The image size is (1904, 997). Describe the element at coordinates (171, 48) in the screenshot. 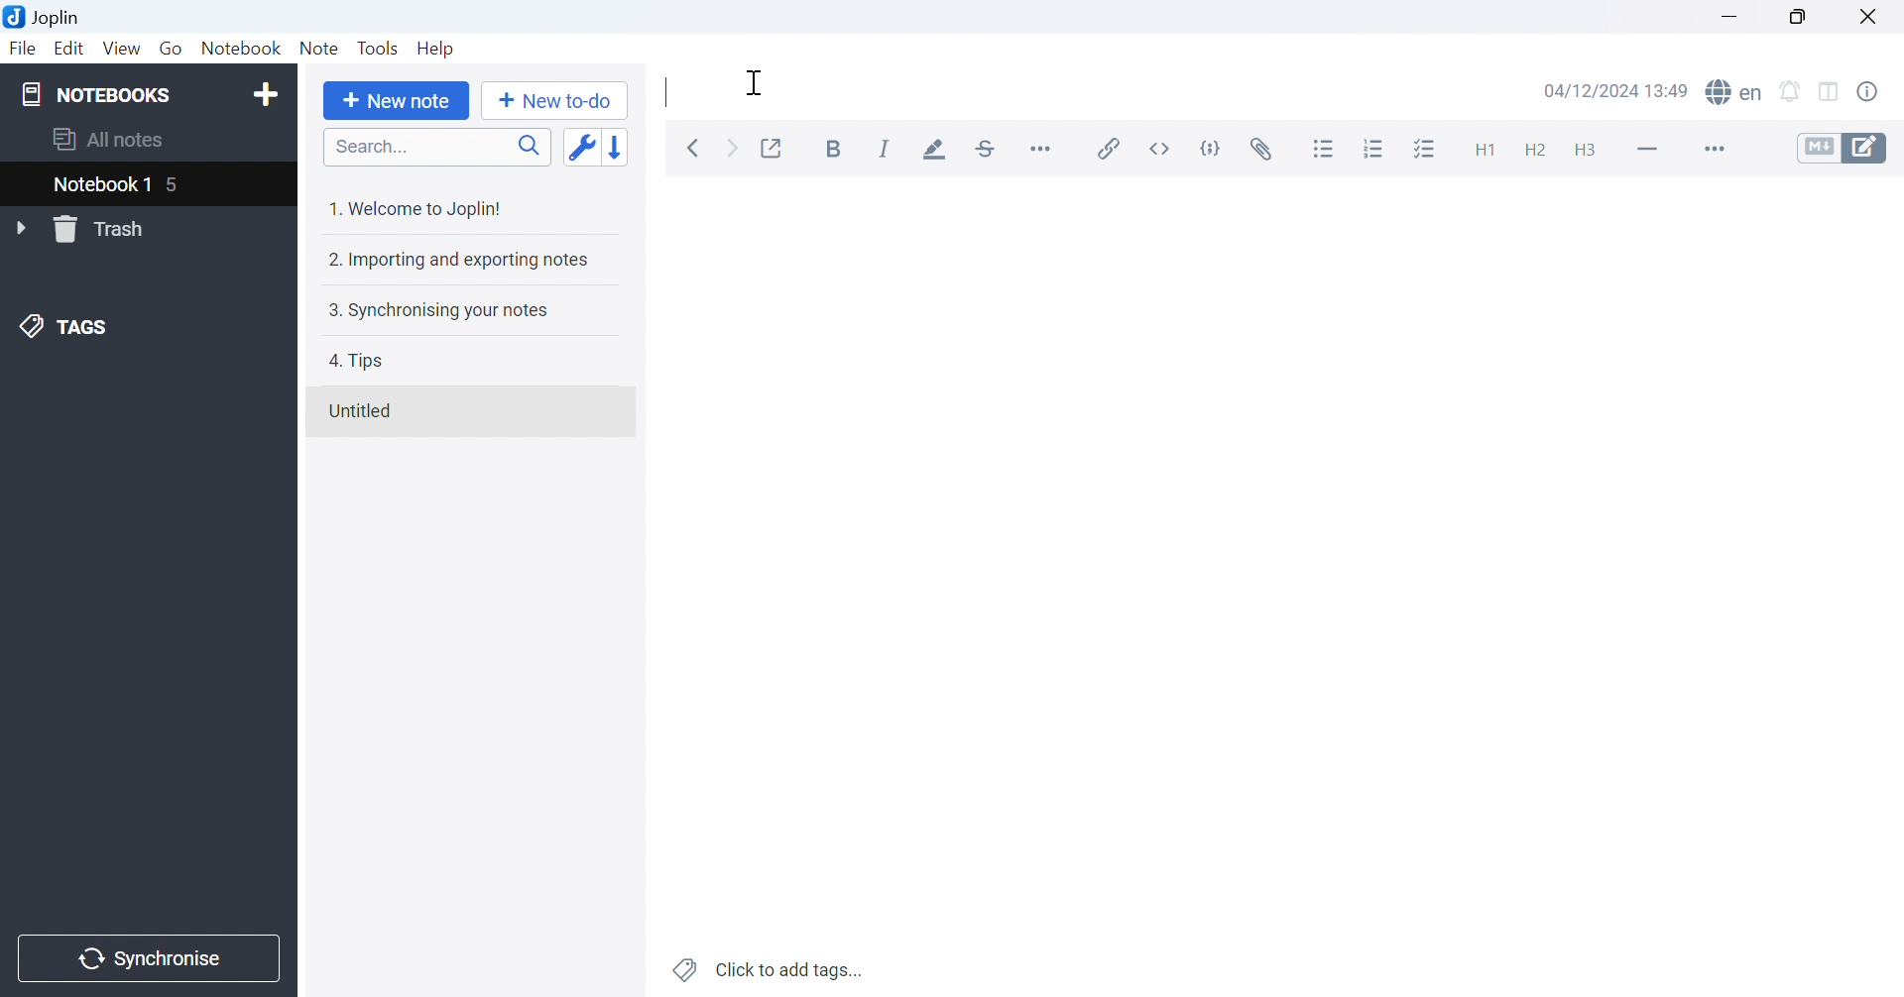

I see `Go` at that location.